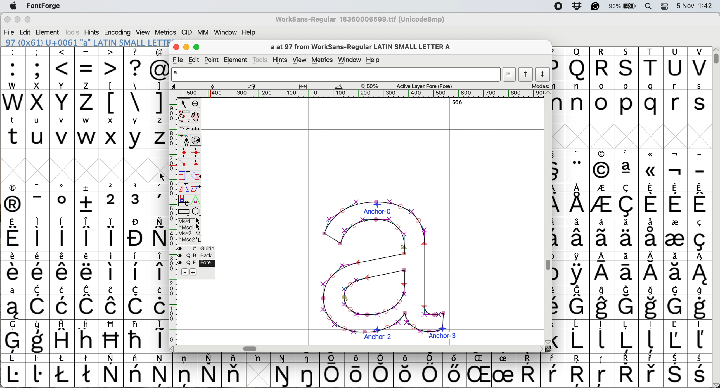 The height and width of the screenshot is (388, 720). I want to click on add a  point then drag out its control points, so click(186, 141).